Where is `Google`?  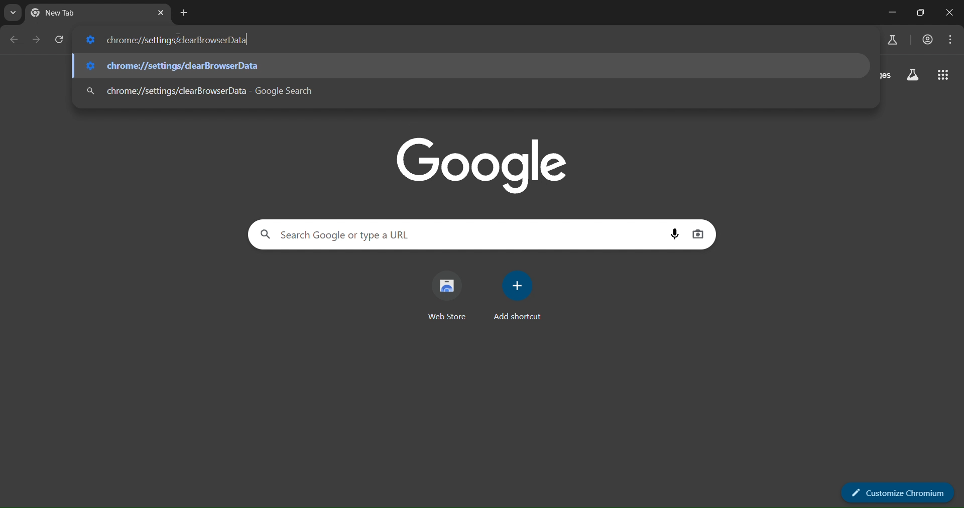 Google is located at coordinates (483, 165).